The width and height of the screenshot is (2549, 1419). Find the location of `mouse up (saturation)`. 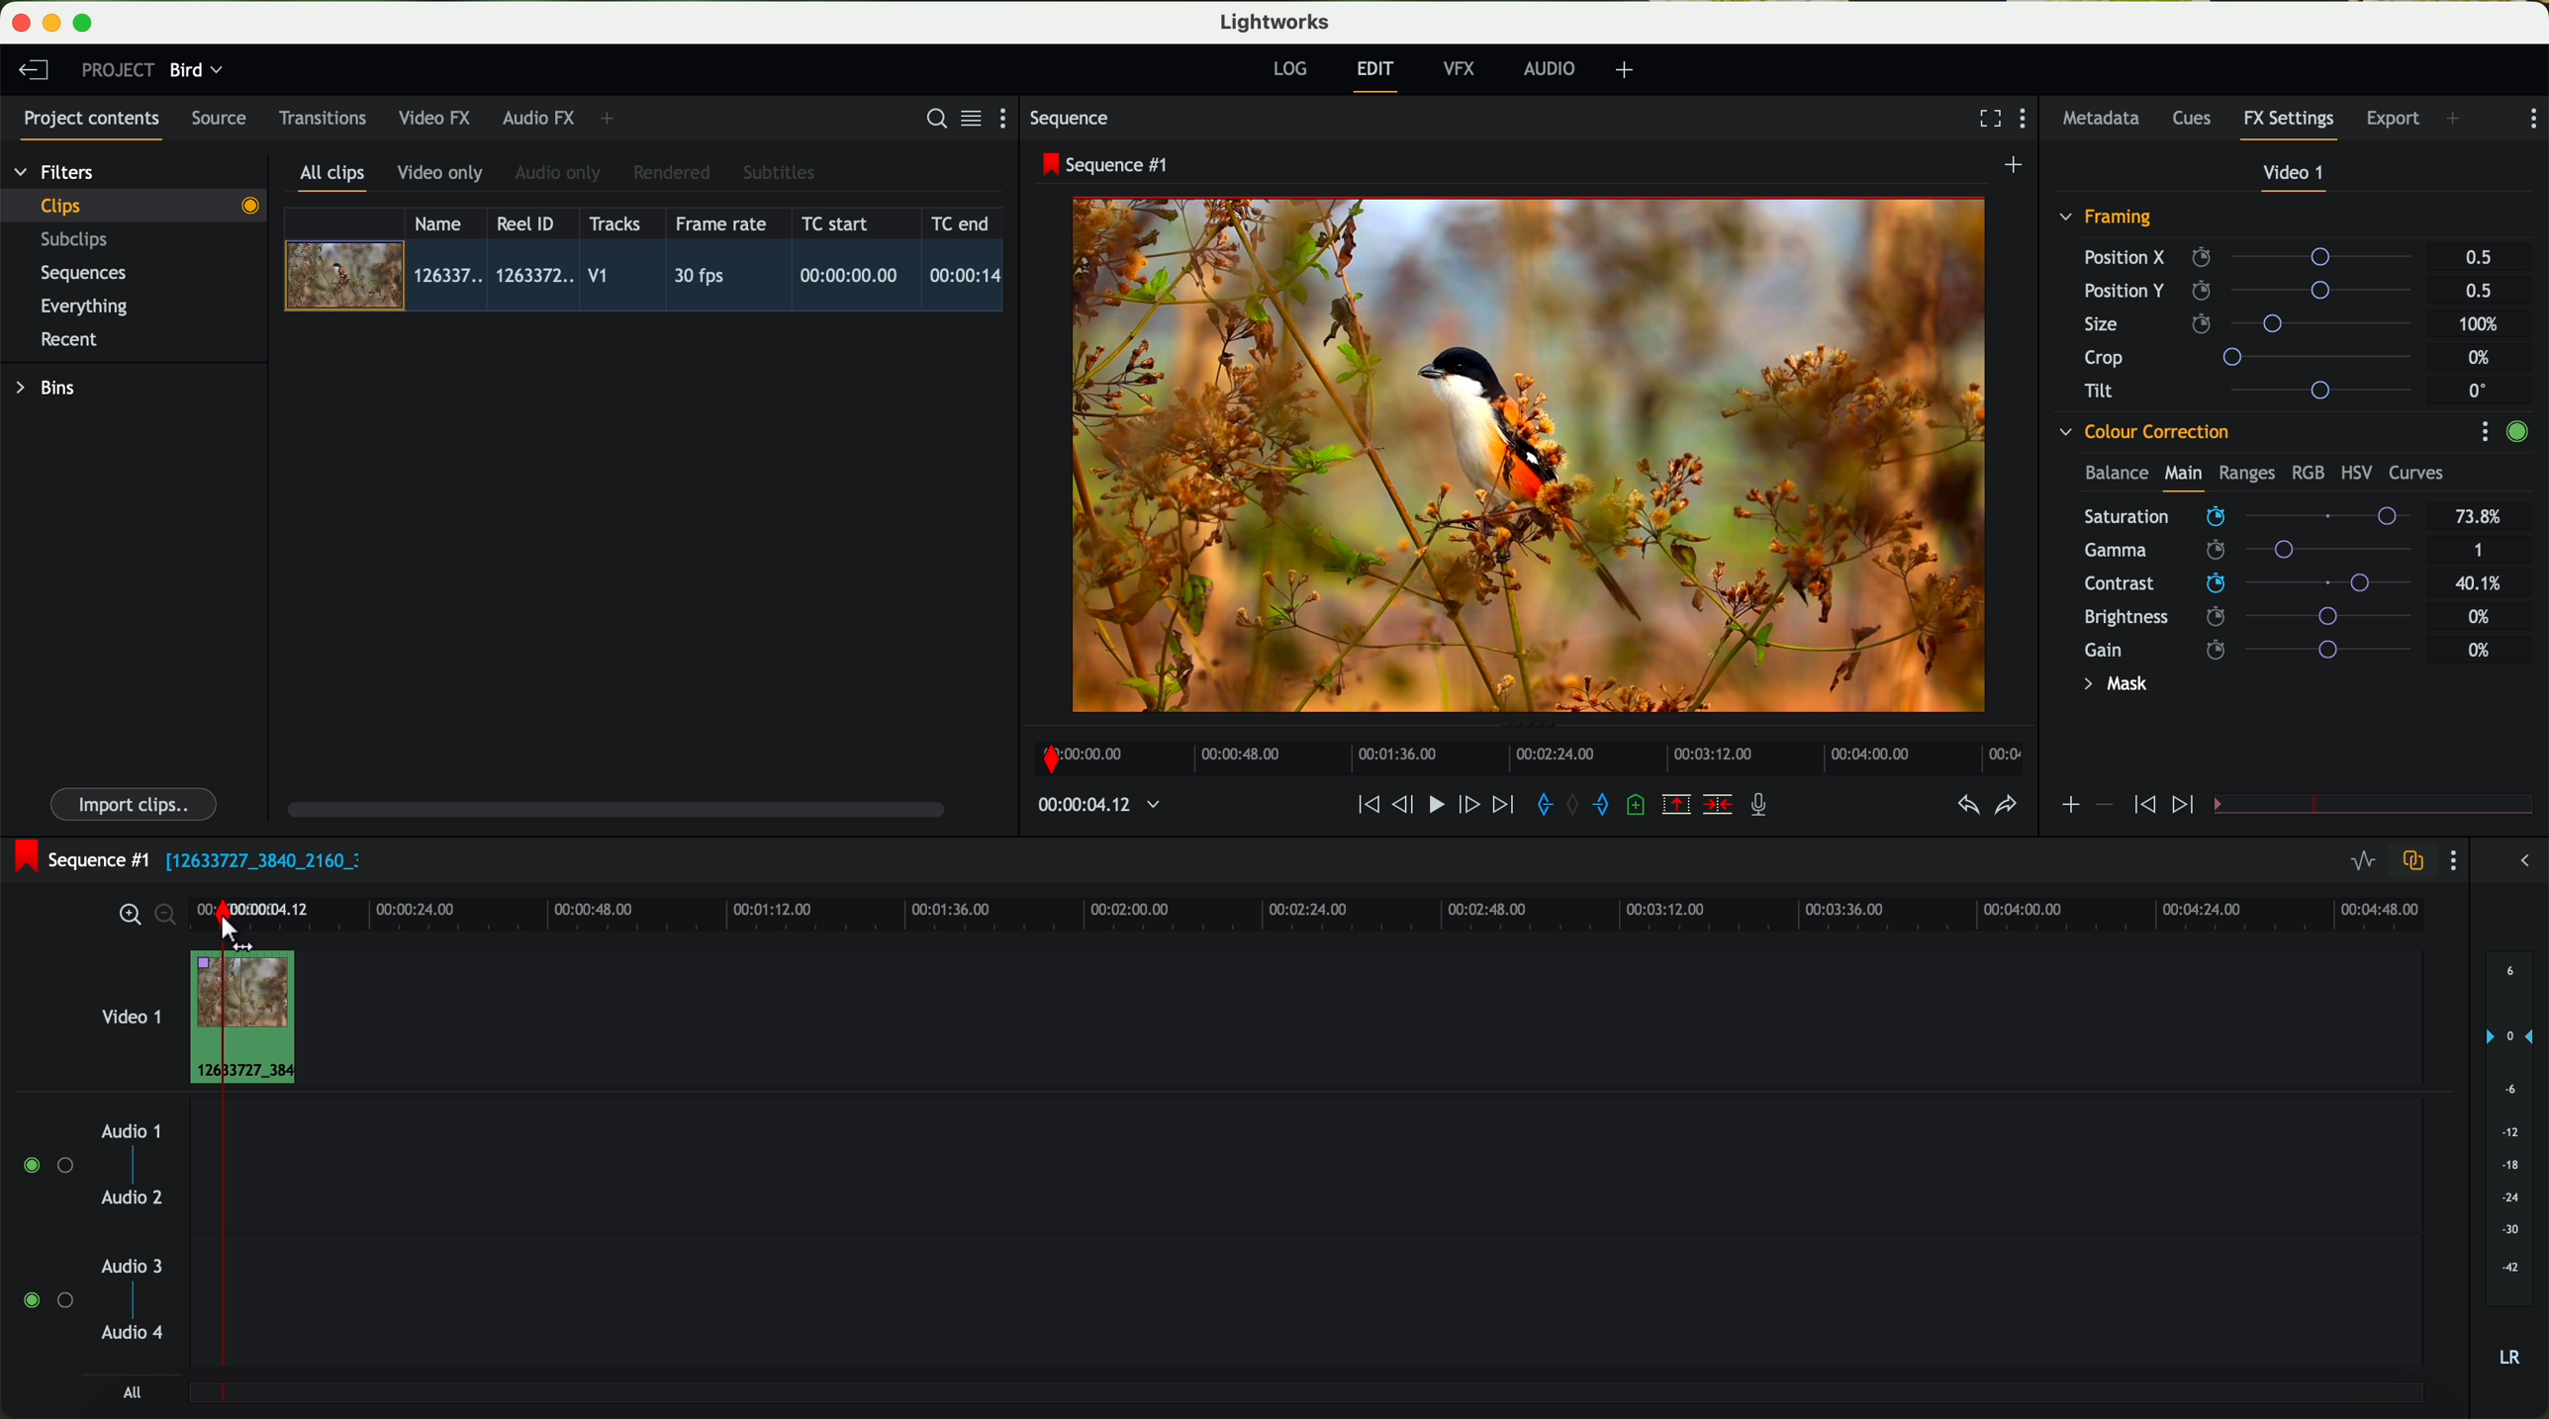

mouse up (saturation) is located at coordinates (2250, 515).